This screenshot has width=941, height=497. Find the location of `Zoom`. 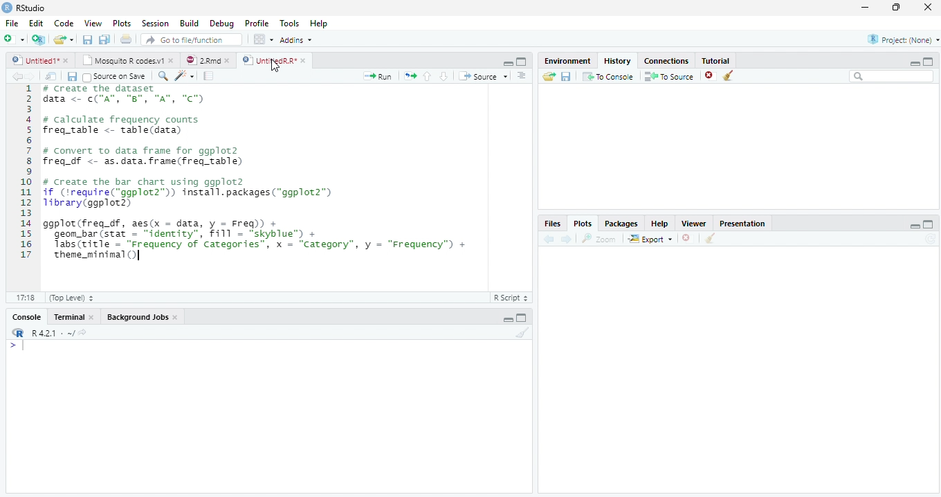

Zoom is located at coordinates (600, 240).